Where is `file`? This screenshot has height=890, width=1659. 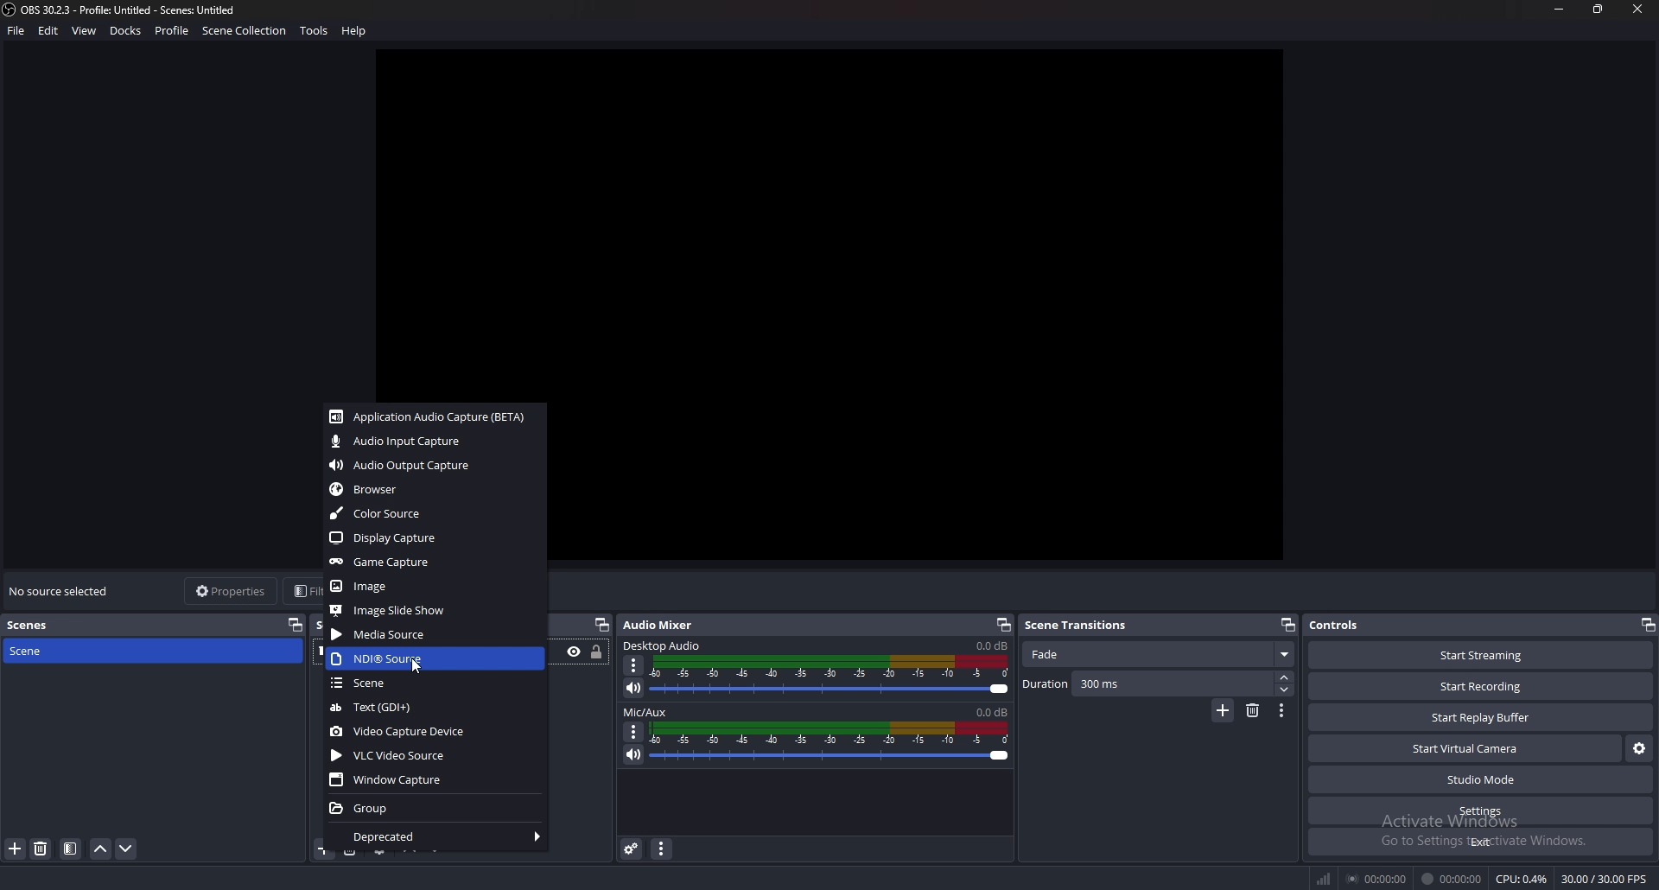
file is located at coordinates (16, 31).